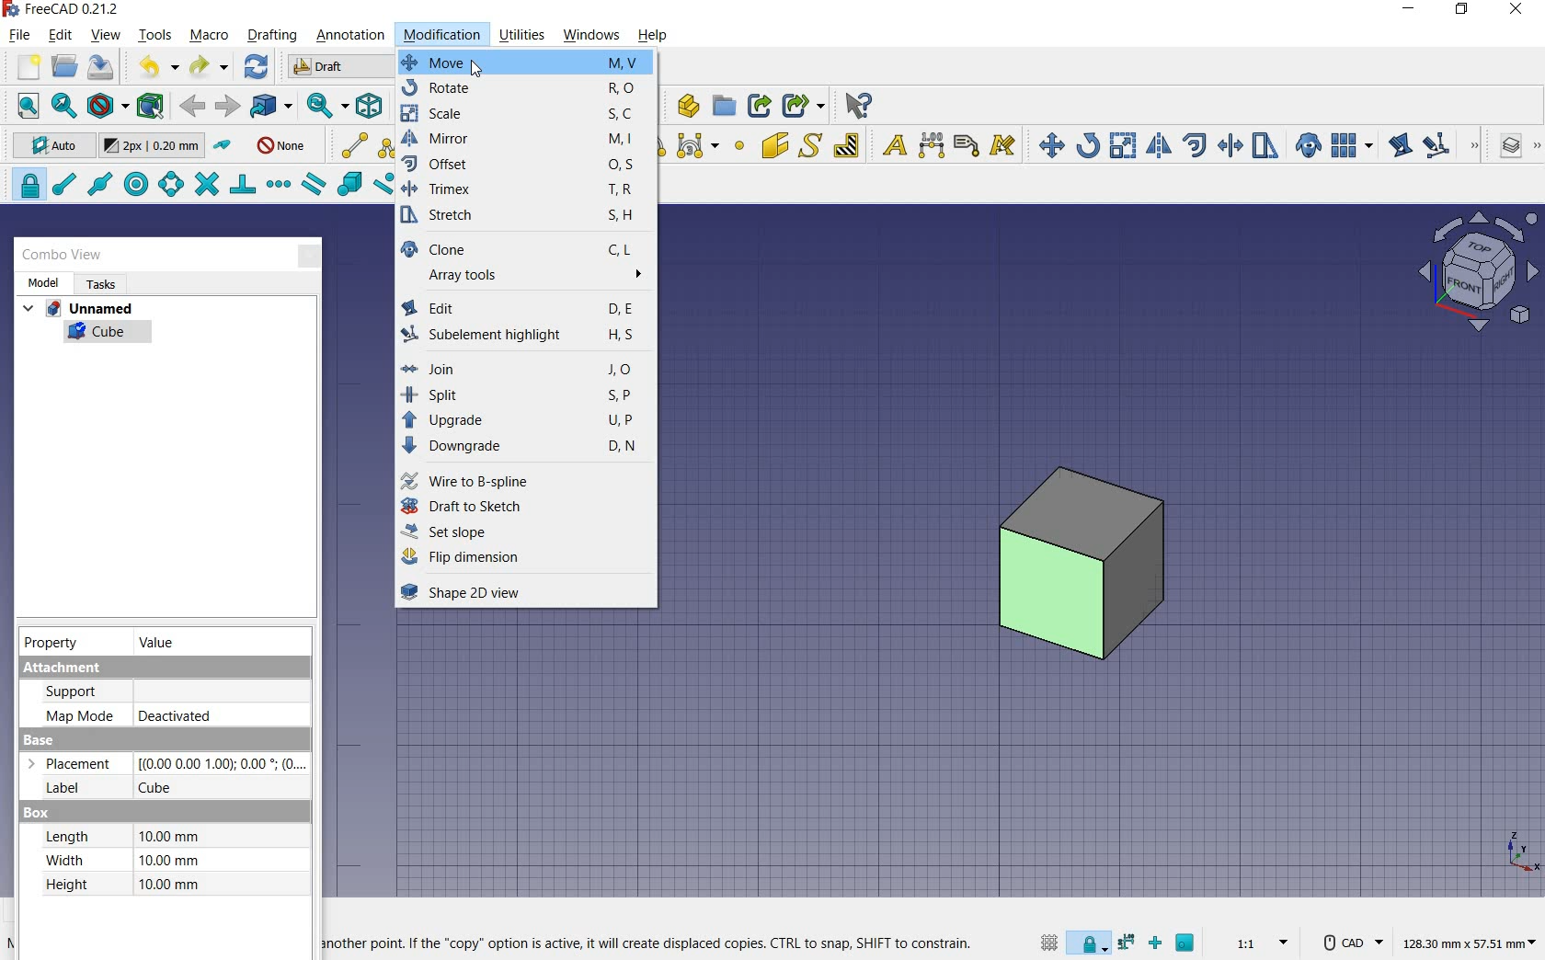 The width and height of the screenshot is (1545, 960). What do you see at coordinates (1265, 146) in the screenshot?
I see `stretch` at bounding box center [1265, 146].